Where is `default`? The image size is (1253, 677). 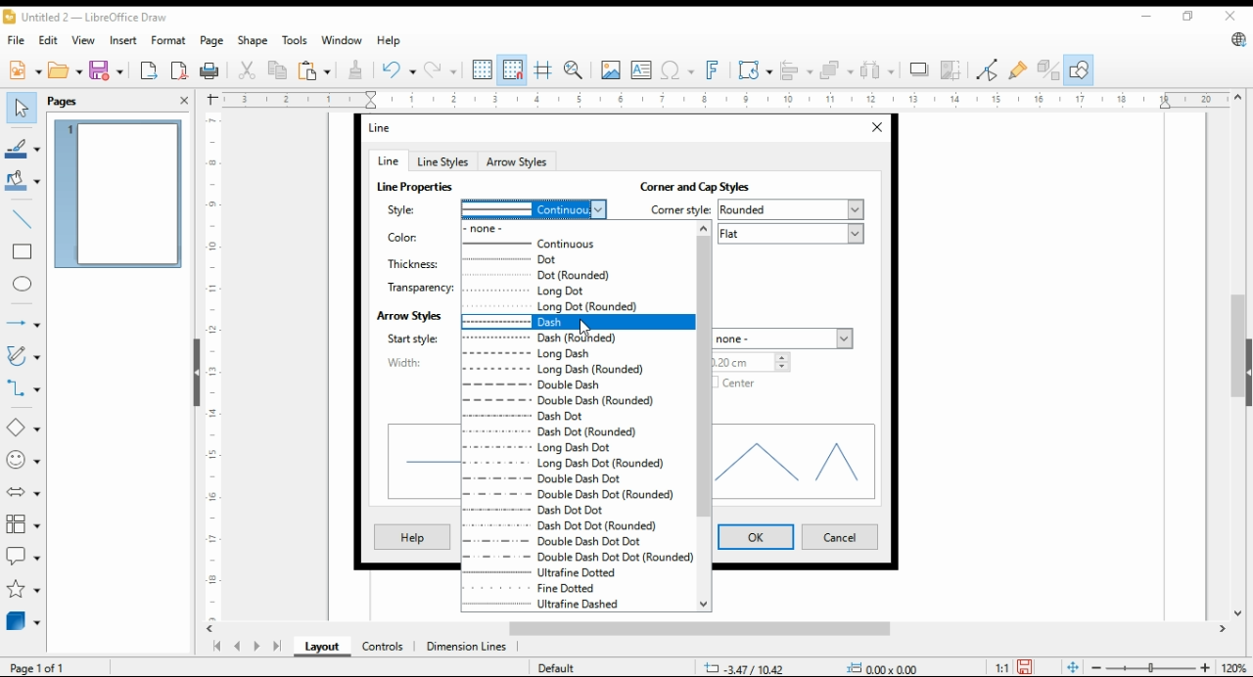 default is located at coordinates (555, 667).